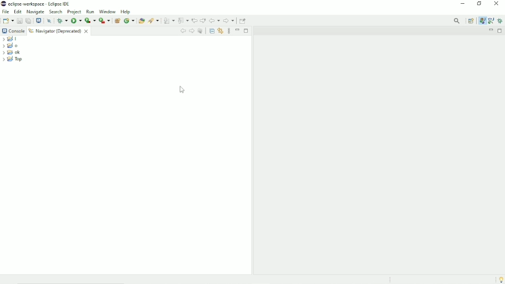 This screenshot has height=284, width=505. Describe the element at coordinates (500, 31) in the screenshot. I see `Maximize` at that location.